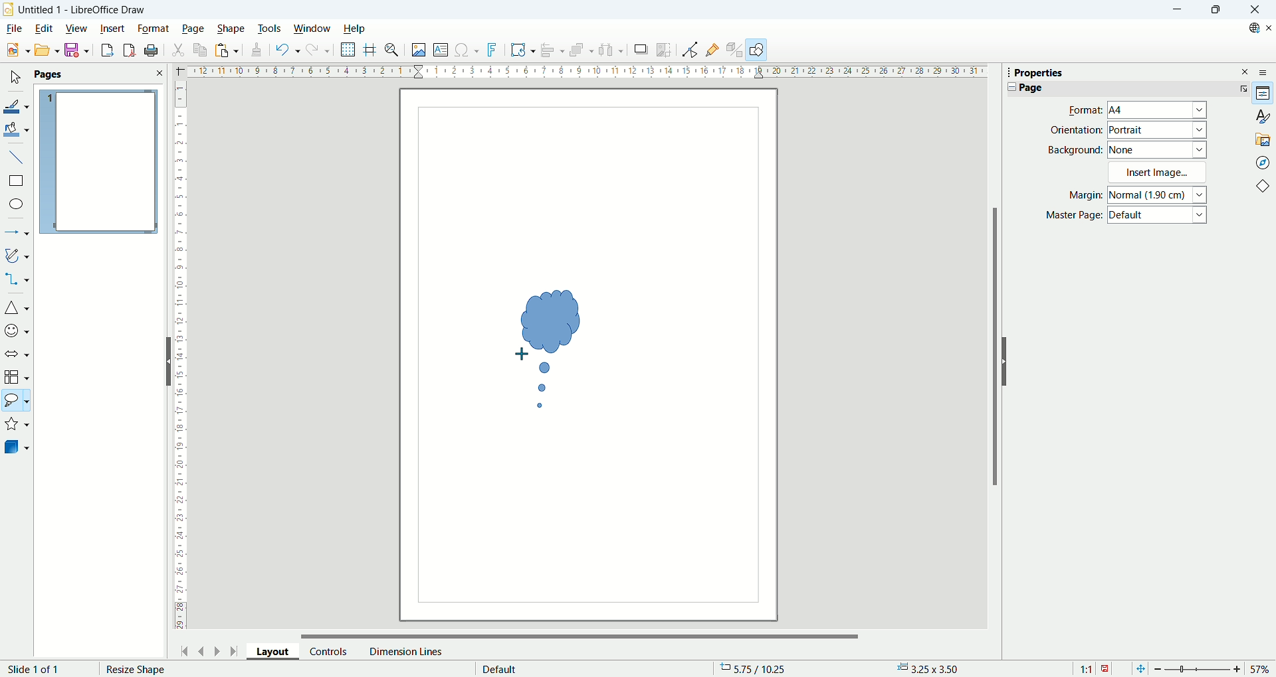 The width and height of the screenshot is (1276, 677). Describe the element at coordinates (354, 29) in the screenshot. I see `help` at that location.